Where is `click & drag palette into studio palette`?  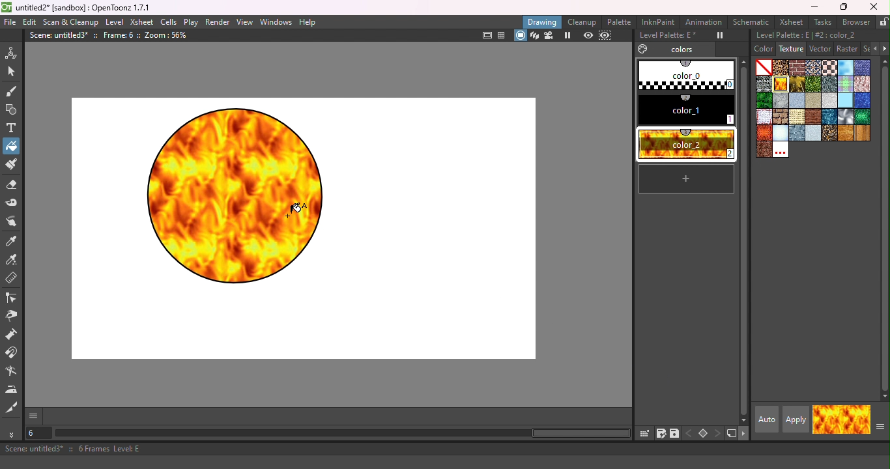
click & drag palette into studio palette is located at coordinates (644, 433).